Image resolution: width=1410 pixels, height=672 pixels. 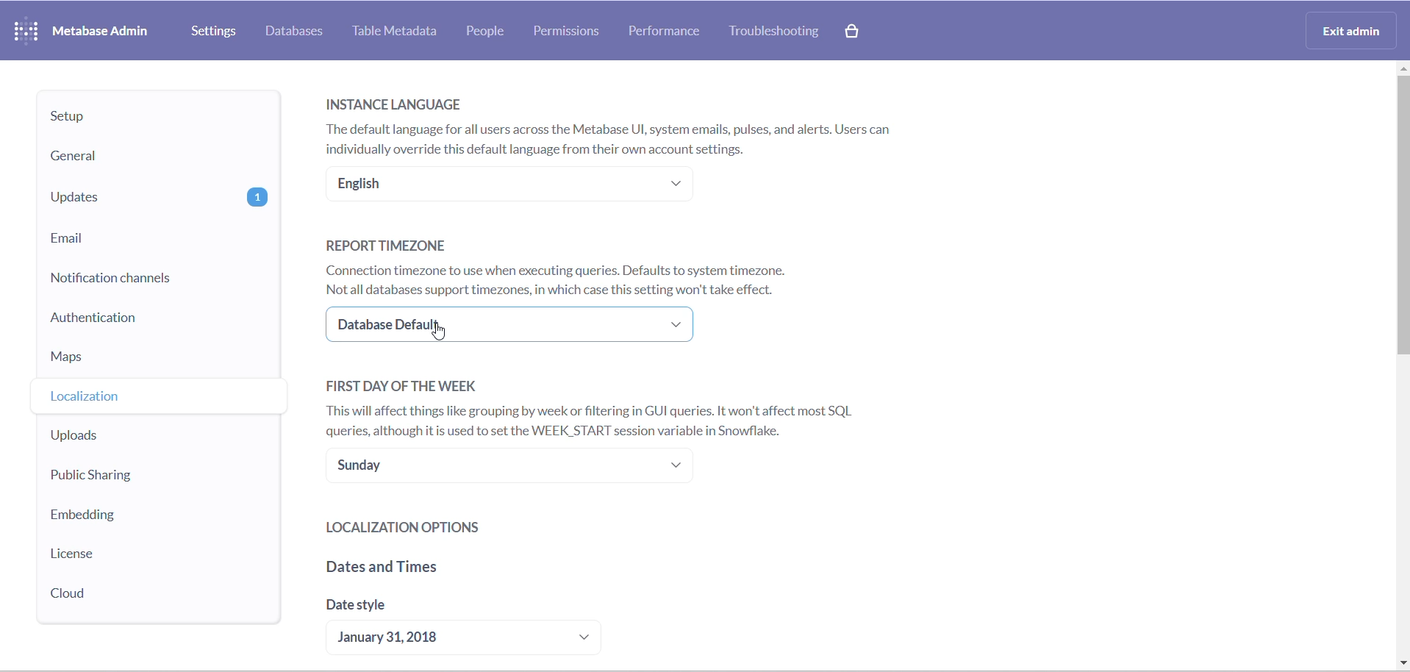 What do you see at coordinates (462, 571) in the screenshot?
I see `dates and times` at bounding box center [462, 571].